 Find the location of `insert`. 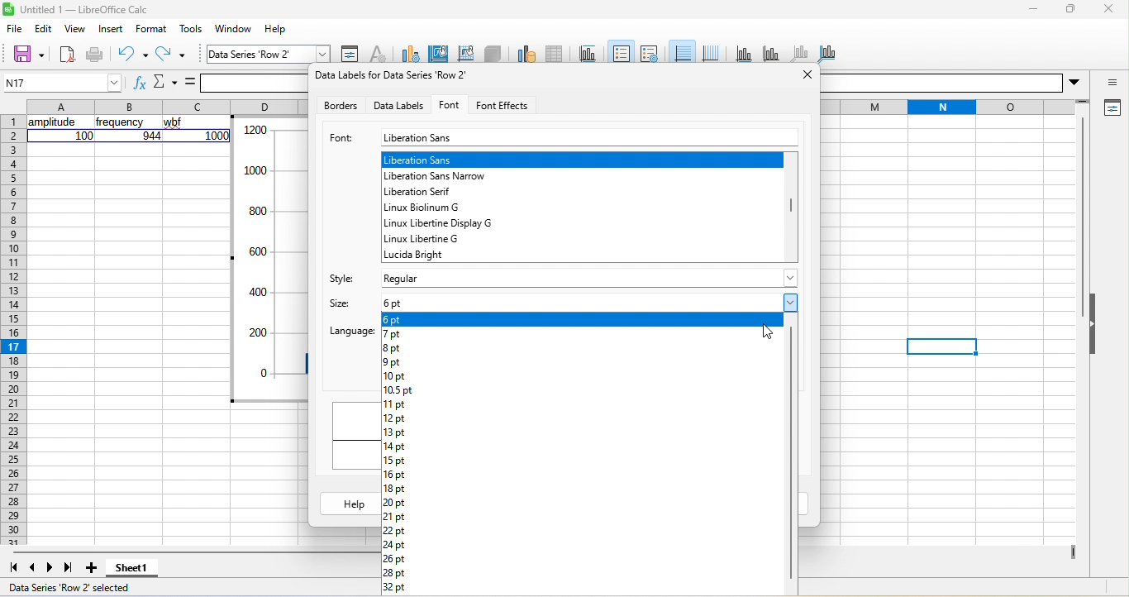

insert is located at coordinates (112, 27).